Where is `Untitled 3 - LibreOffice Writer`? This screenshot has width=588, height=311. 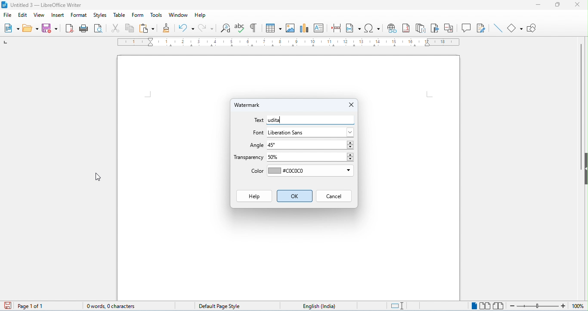 Untitled 3 - LibreOffice Writer is located at coordinates (46, 5).